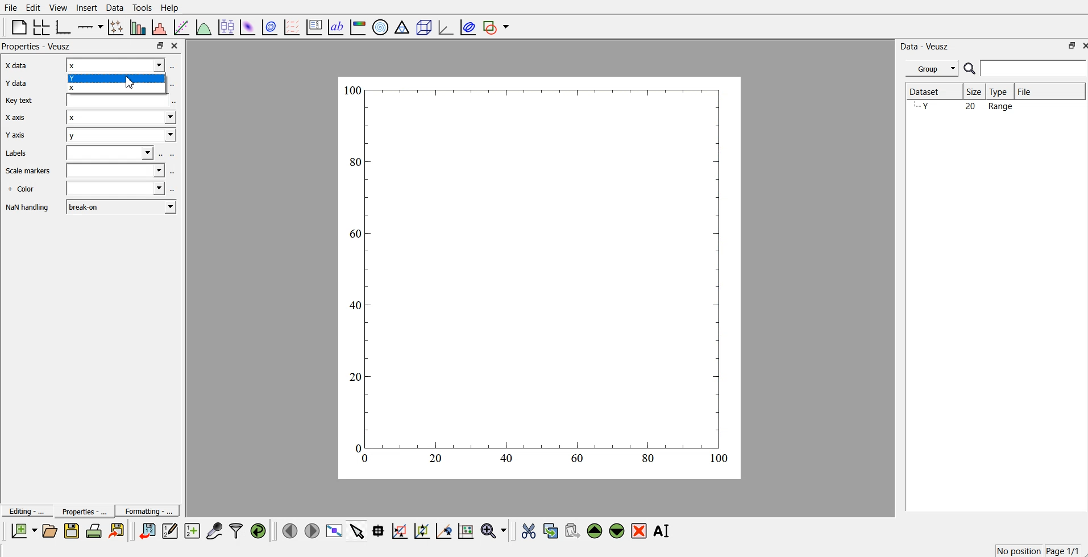 The width and height of the screenshot is (1088, 557). Describe the element at coordinates (466, 26) in the screenshot. I see `plot covariance ellipses` at that location.